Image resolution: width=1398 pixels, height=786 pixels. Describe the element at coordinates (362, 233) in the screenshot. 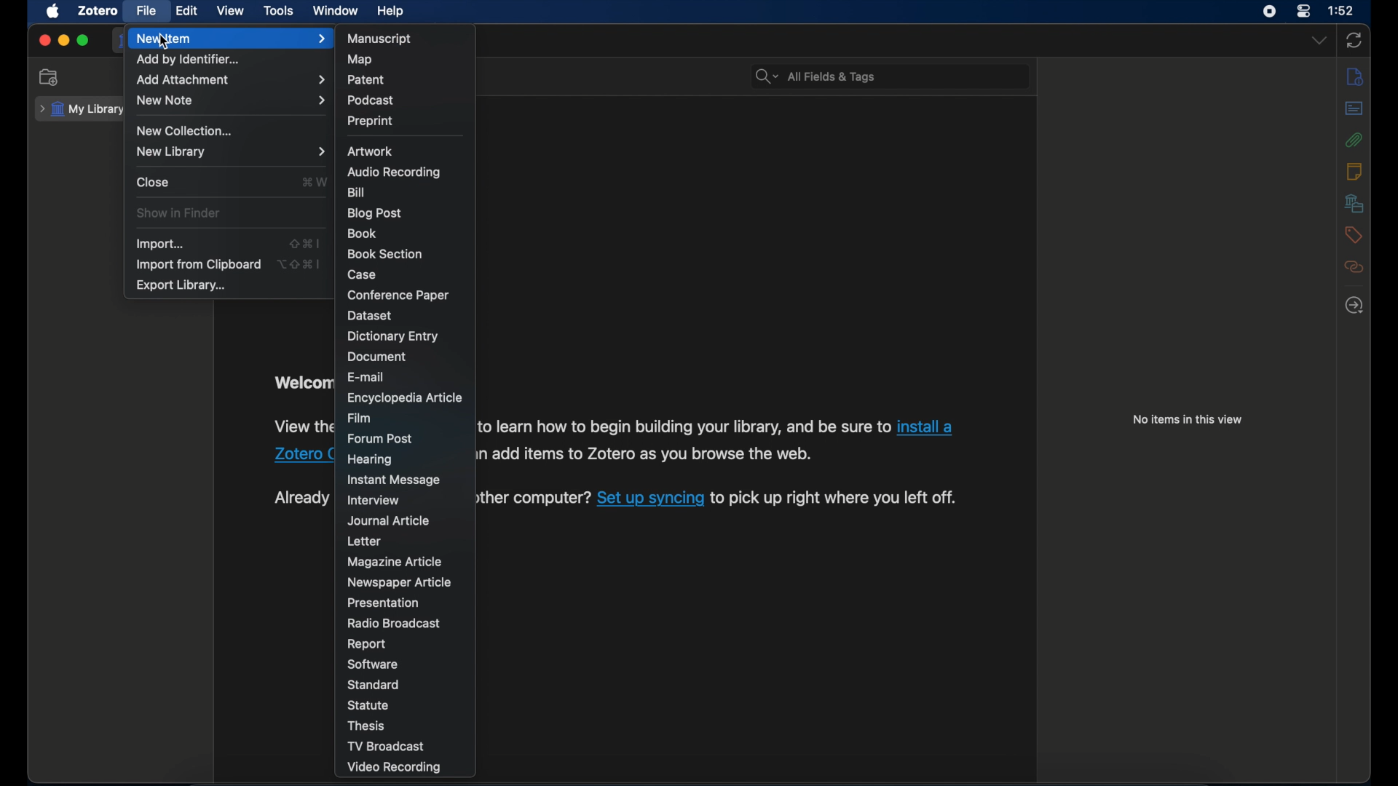

I see `book` at that location.